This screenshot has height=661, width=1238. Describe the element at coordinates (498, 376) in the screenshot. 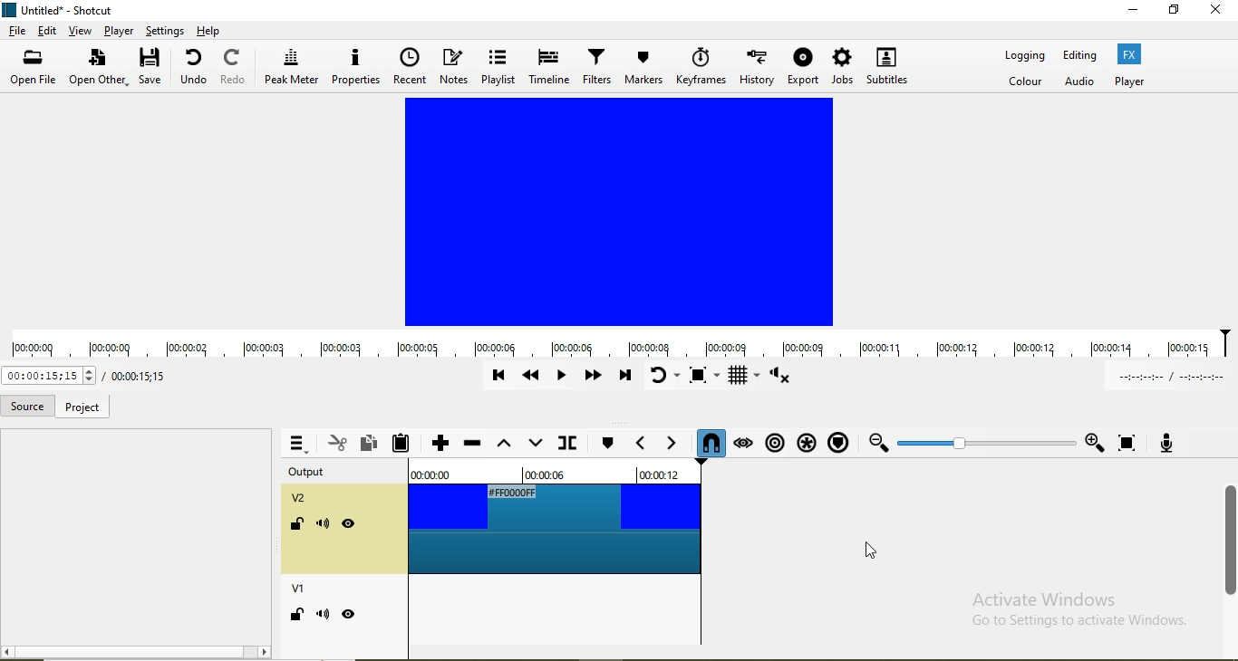

I see `Skip to previous` at that location.